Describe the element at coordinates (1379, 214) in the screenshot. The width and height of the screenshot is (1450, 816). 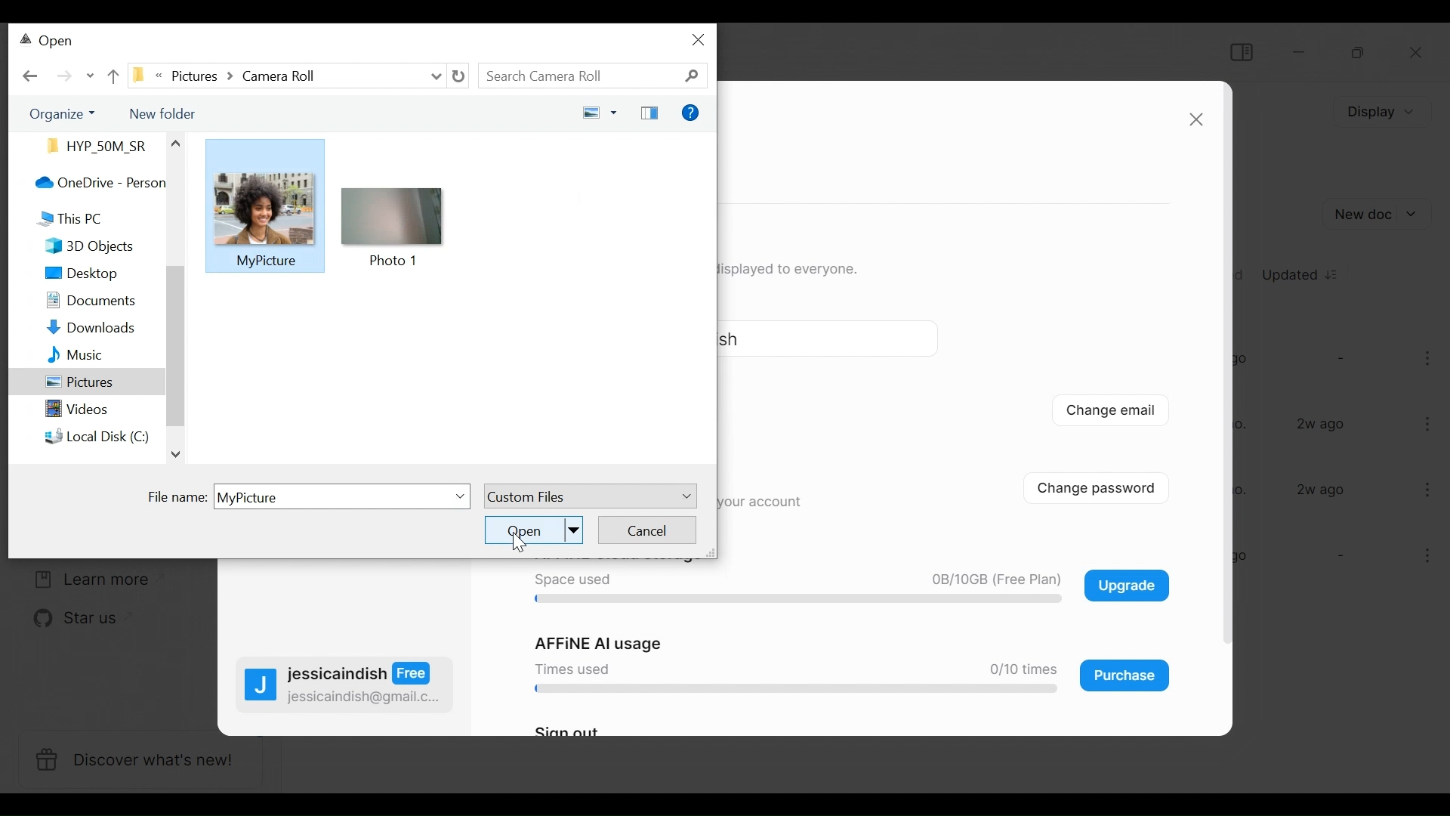
I see `Add New document` at that location.